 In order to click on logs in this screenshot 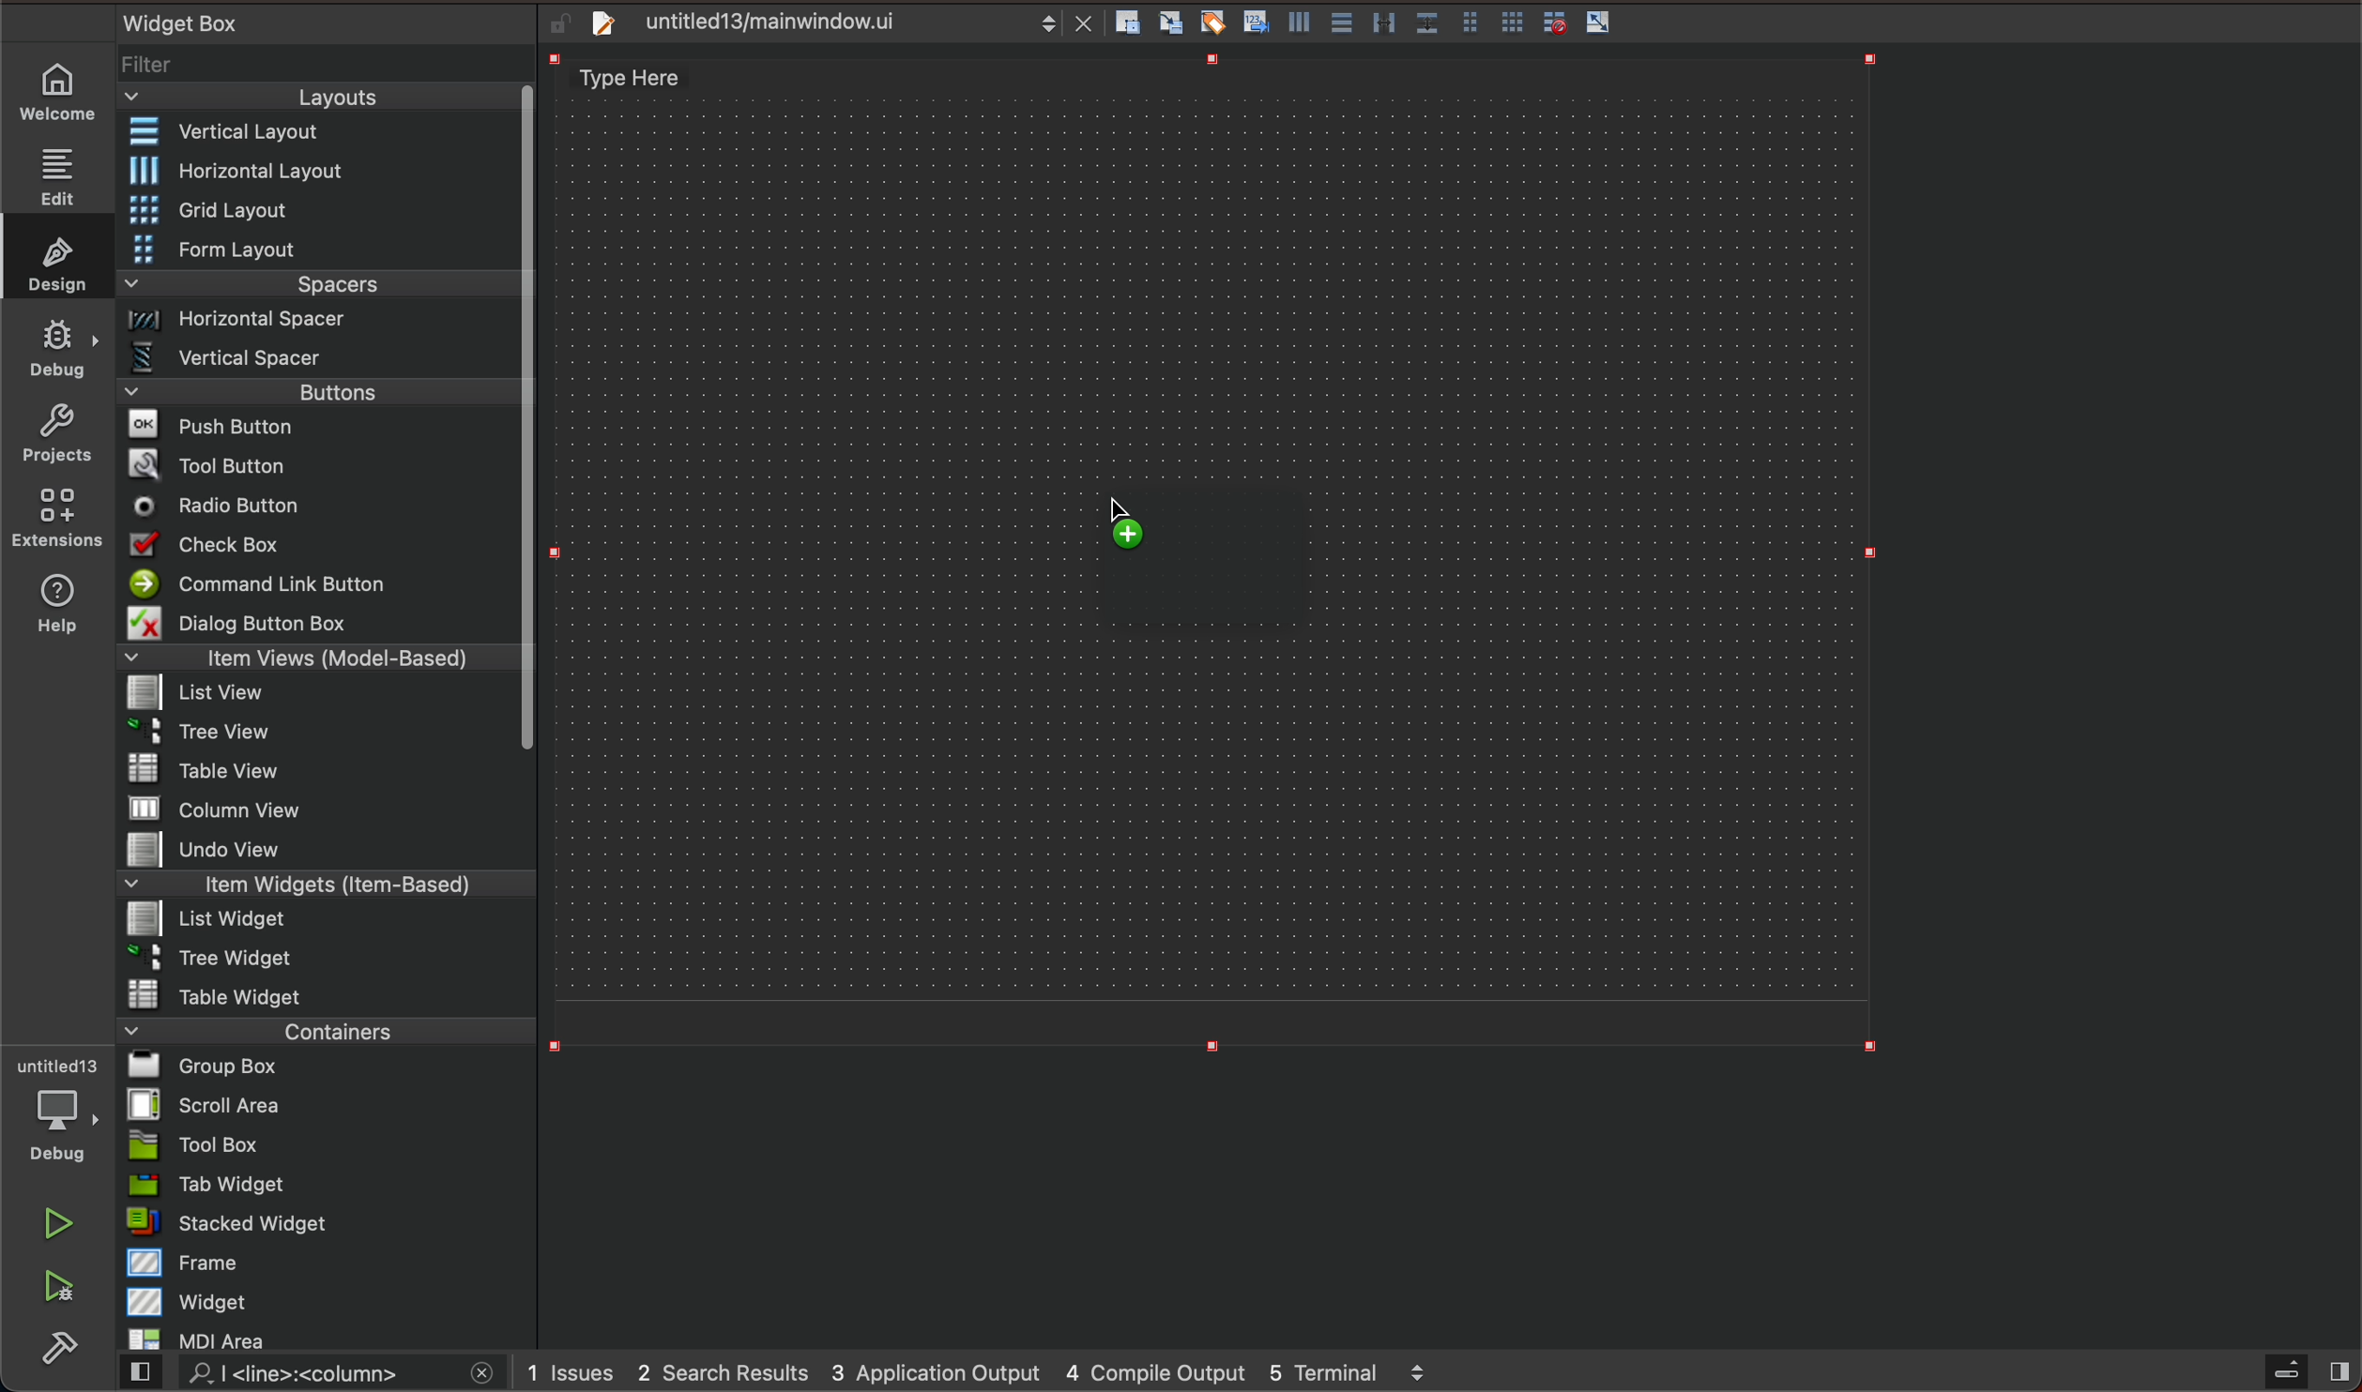, I will do `click(993, 1369)`.